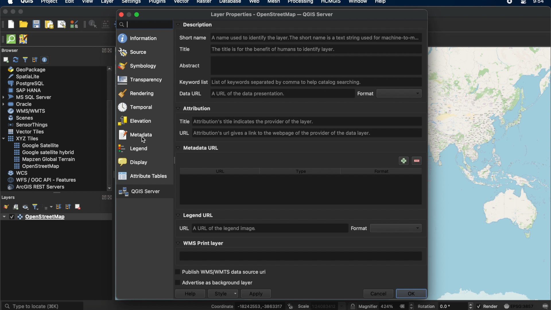 This screenshot has width=551, height=310. What do you see at coordinates (195, 24) in the screenshot?
I see `description` at bounding box center [195, 24].